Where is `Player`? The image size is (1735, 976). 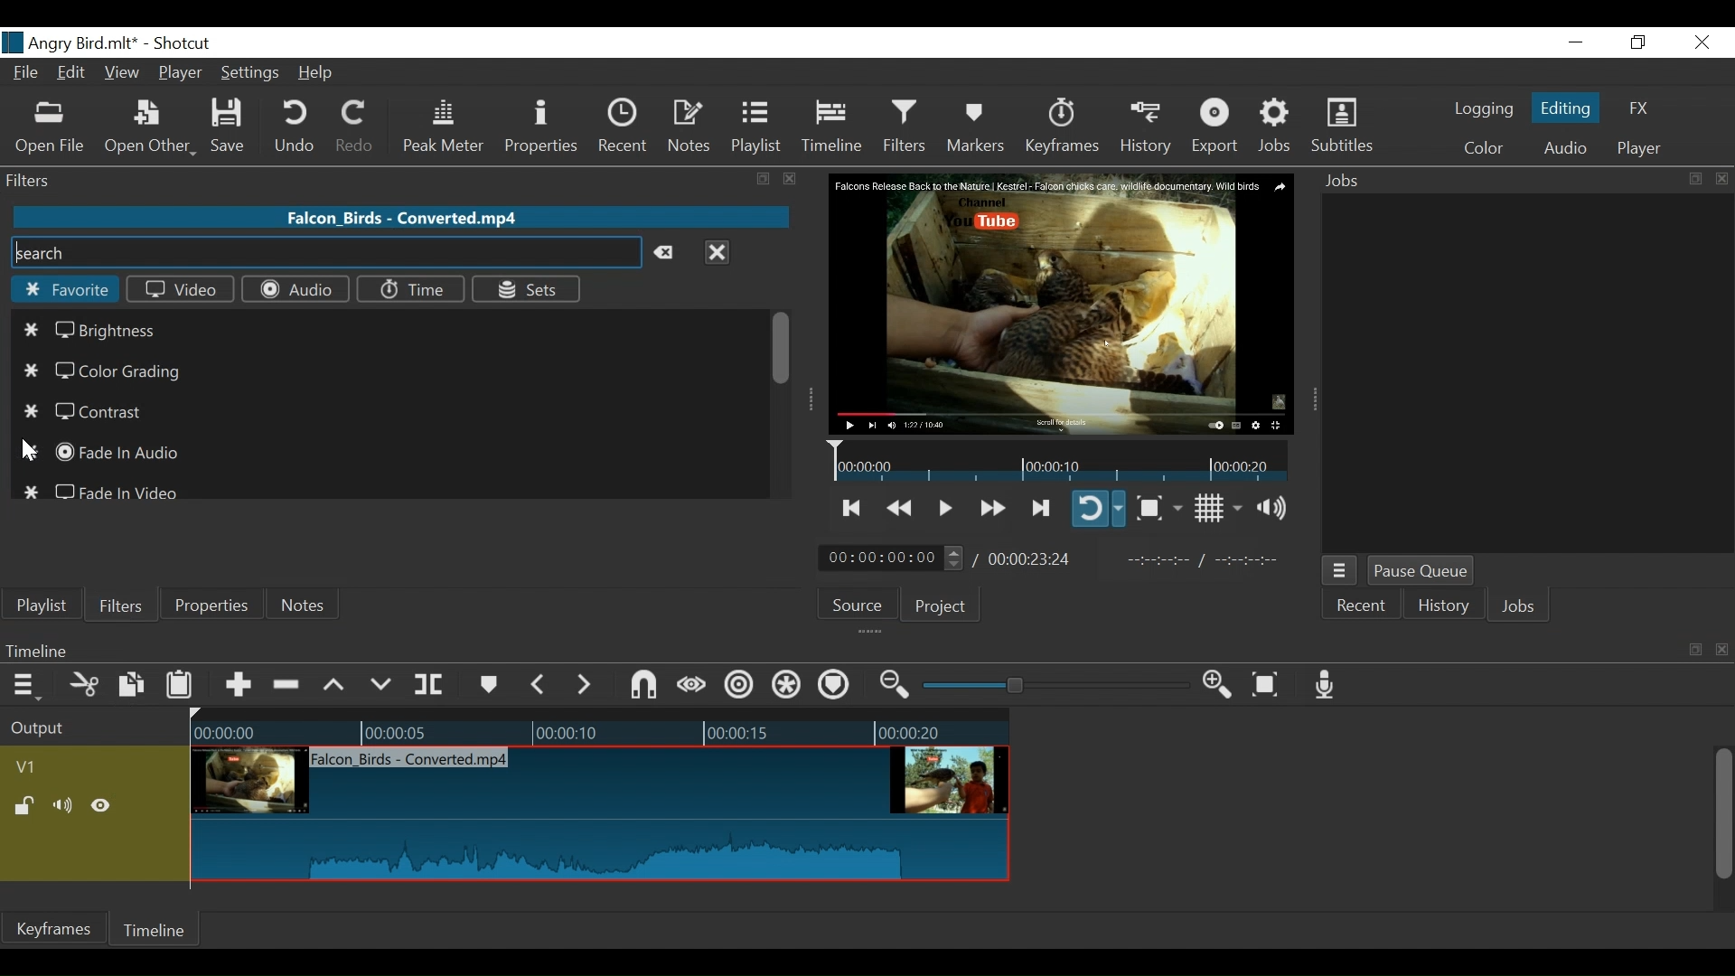
Player is located at coordinates (182, 75).